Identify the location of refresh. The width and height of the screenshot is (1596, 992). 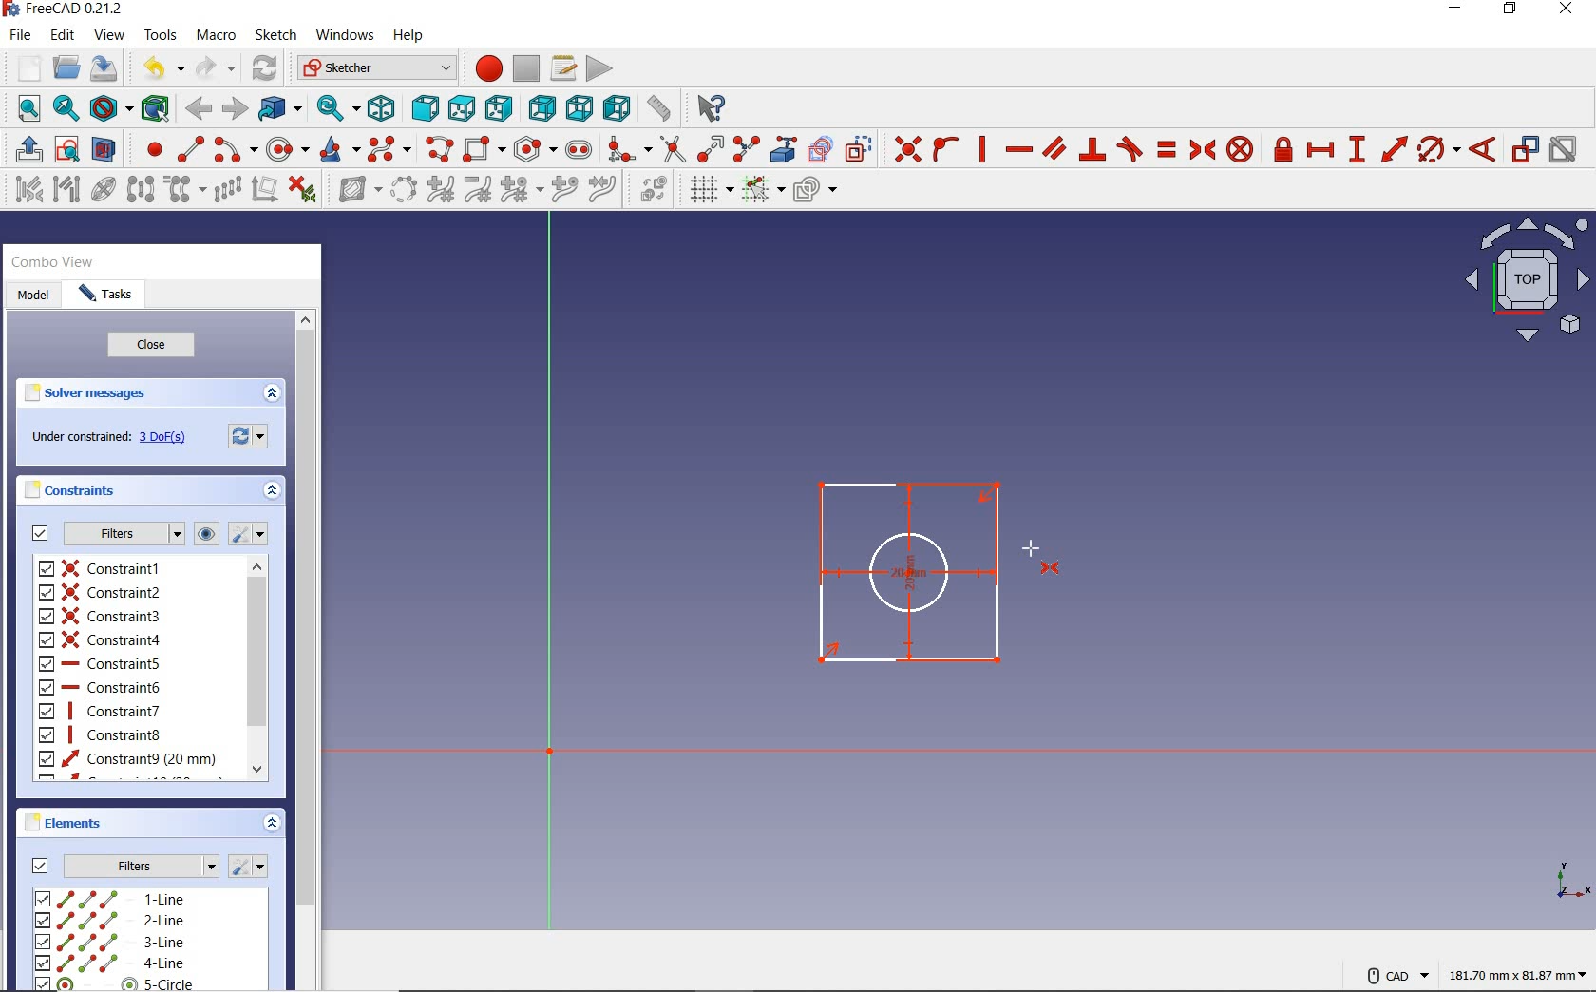
(266, 68).